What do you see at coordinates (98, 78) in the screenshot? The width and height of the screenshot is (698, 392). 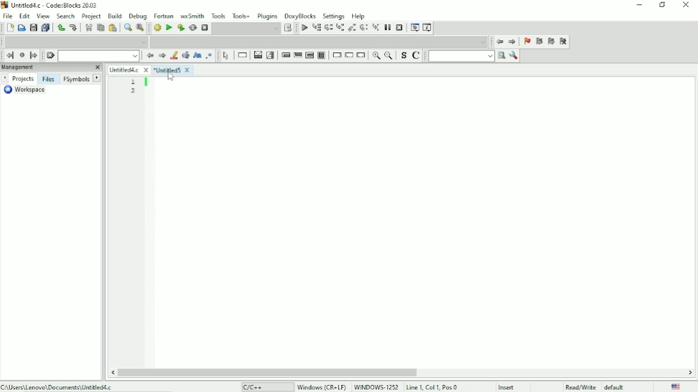 I see `Next` at bounding box center [98, 78].